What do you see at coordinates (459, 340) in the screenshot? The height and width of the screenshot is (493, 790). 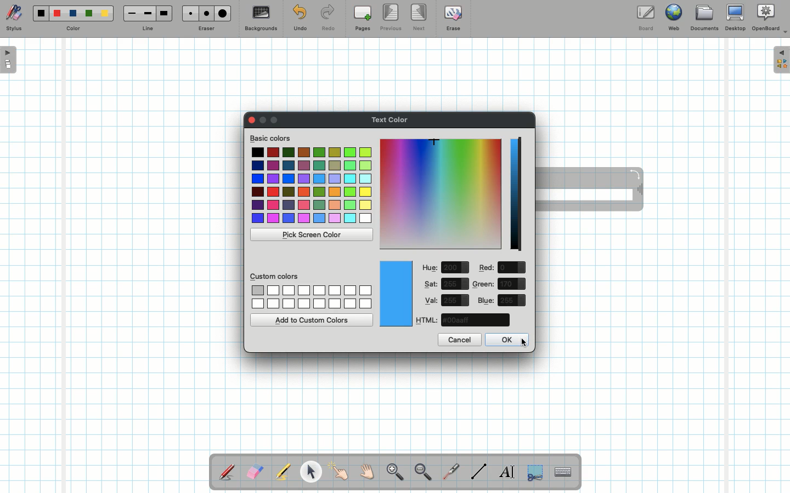 I see `Cancel` at bounding box center [459, 340].